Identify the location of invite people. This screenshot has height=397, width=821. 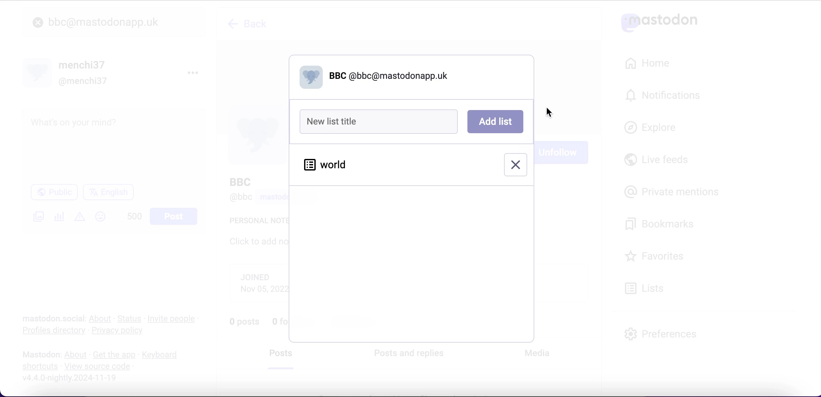
(175, 319).